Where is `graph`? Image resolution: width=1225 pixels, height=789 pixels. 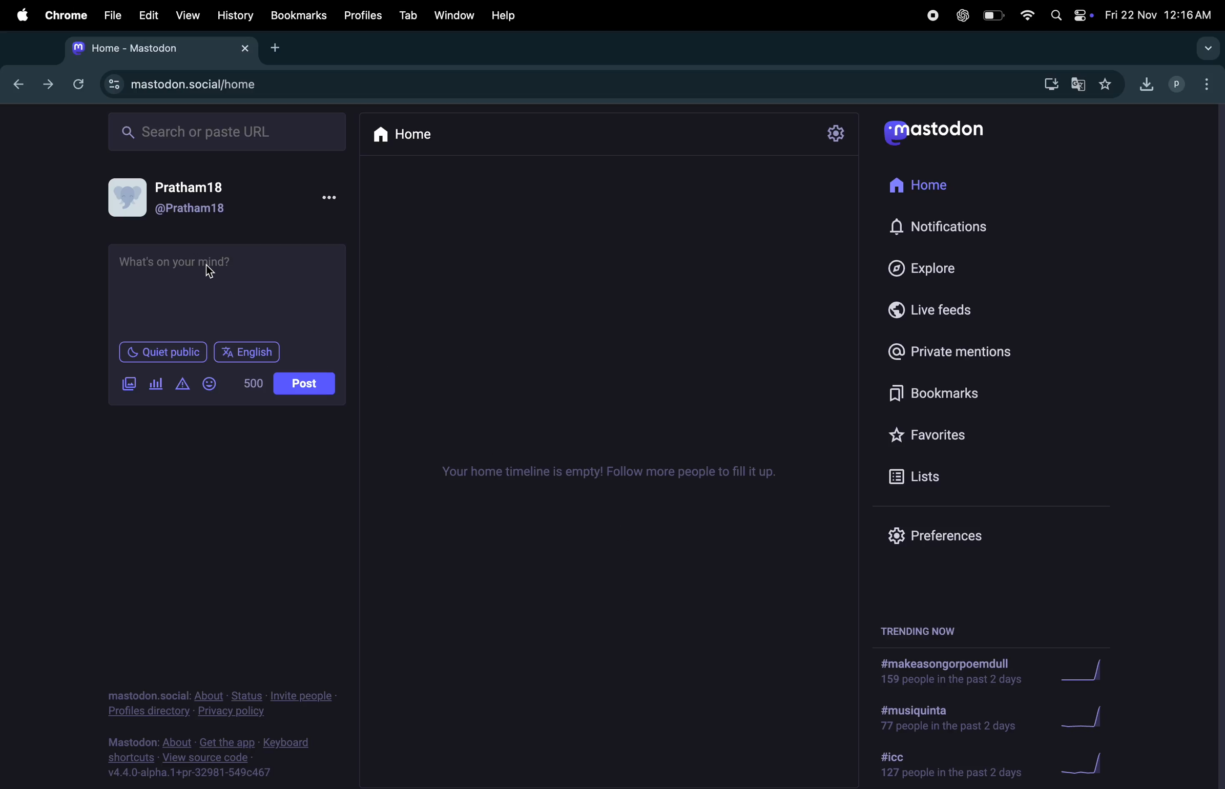
graph is located at coordinates (1088, 767).